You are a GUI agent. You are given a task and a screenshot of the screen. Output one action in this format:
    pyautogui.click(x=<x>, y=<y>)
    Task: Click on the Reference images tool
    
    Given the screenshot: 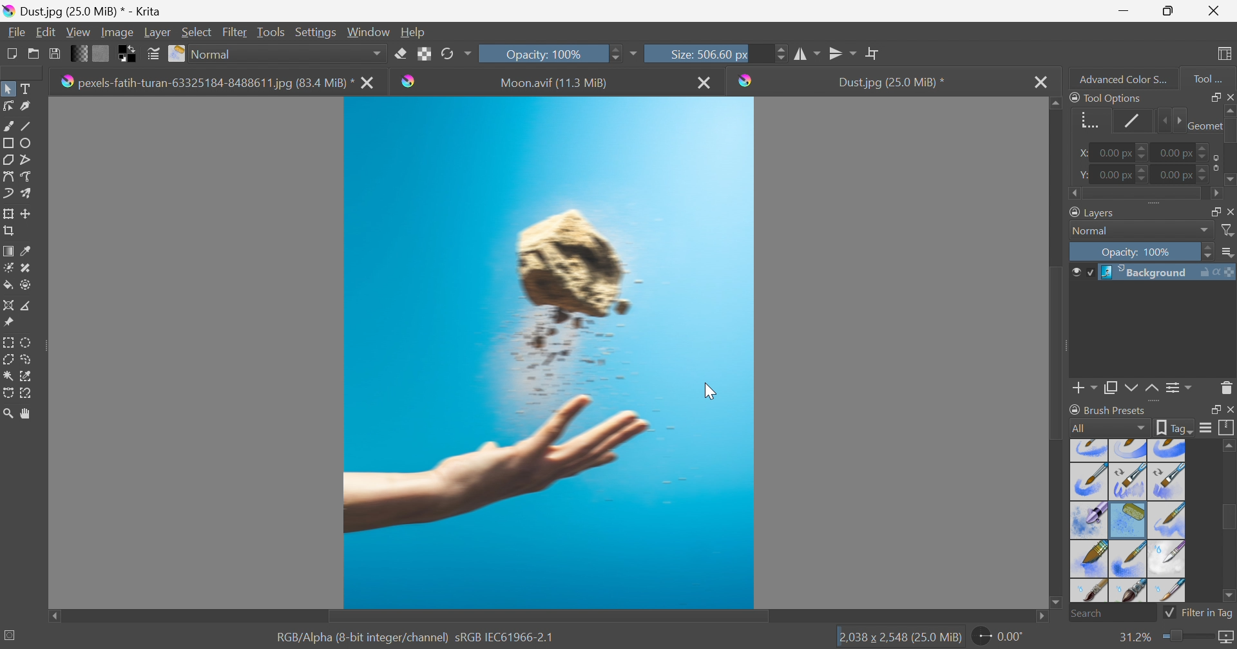 What is the action you would take?
    pyautogui.click(x=8, y=321)
    